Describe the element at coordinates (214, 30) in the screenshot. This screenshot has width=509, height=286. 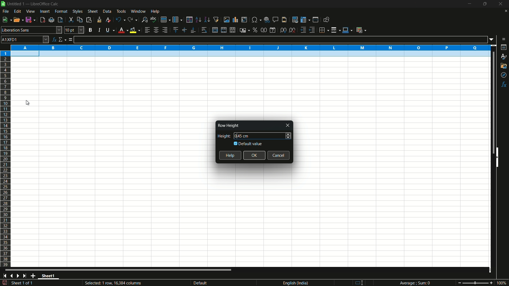
I see `merge and center or unmerge depending on the current toggle state` at that location.